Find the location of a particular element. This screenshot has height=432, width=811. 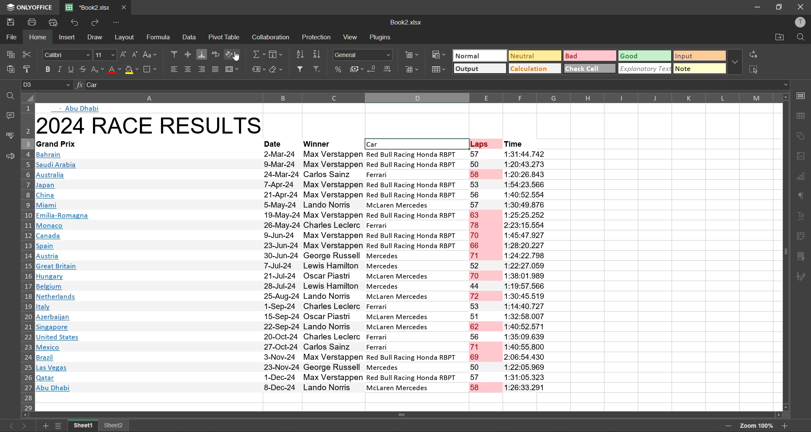

row numbers is located at coordinates (28, 259).